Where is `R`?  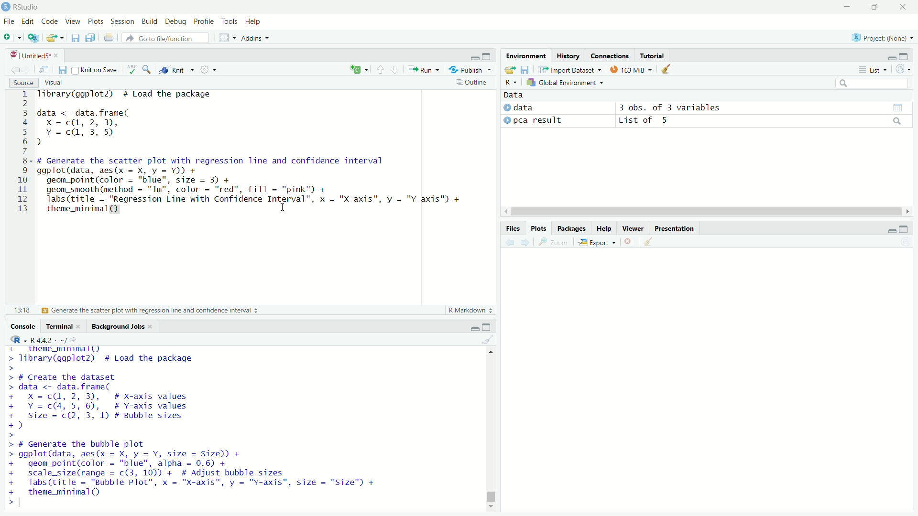 R is located at coordinates (16, 340).